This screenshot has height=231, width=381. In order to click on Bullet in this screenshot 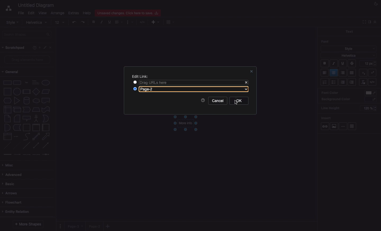, I will do `click(334, 82)`.